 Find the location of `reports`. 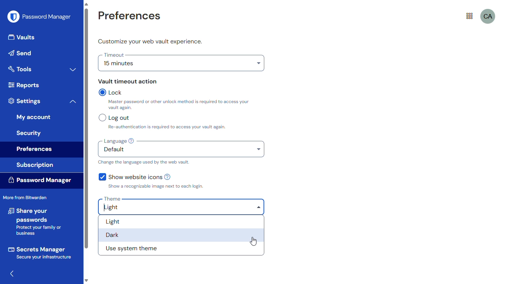

reports is located at coordinates (23, 85).